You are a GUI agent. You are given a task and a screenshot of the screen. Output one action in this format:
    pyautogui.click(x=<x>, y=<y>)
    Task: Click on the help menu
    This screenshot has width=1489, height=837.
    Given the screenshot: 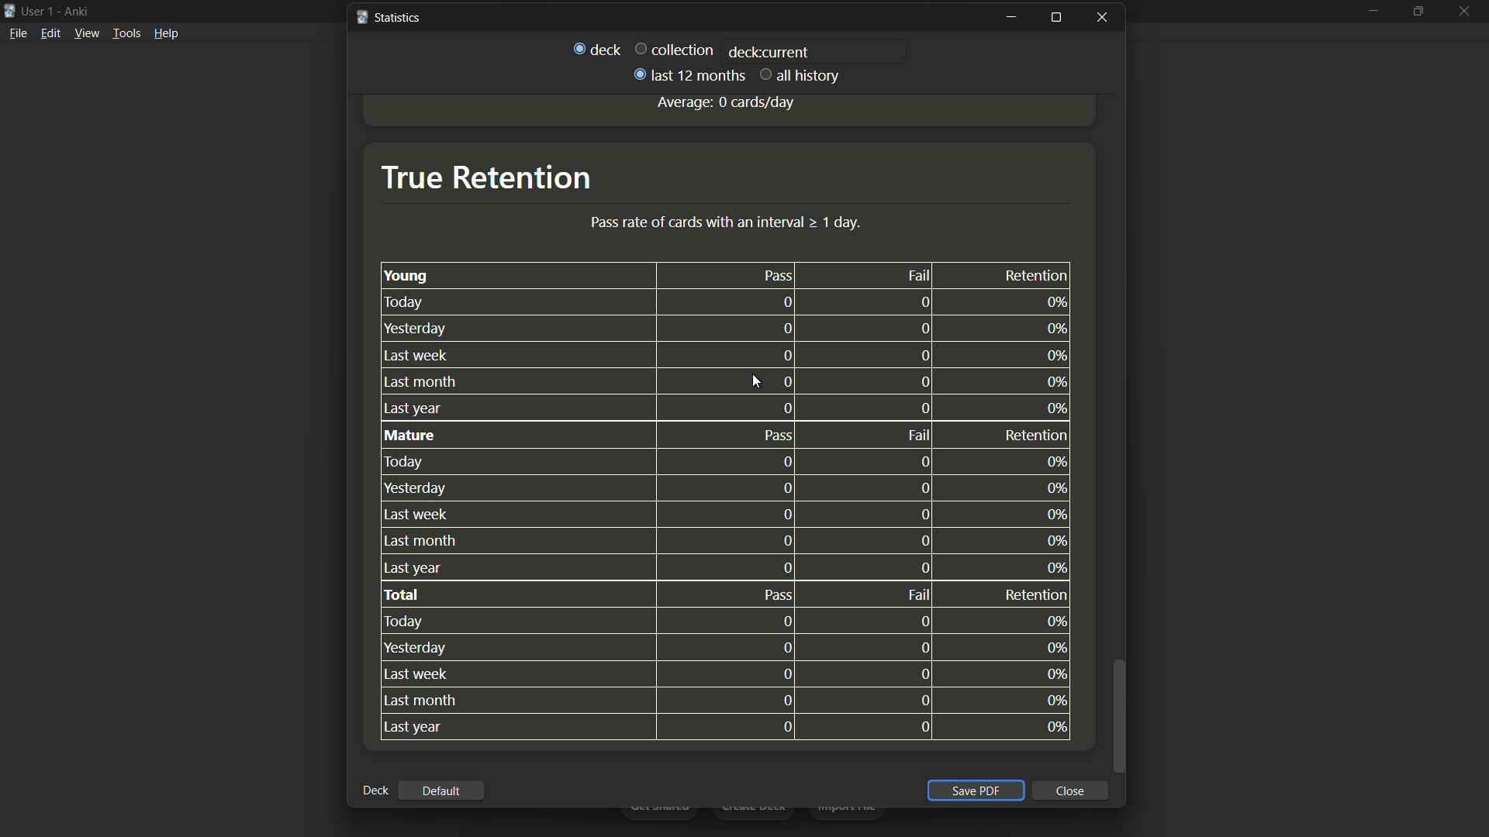 What is the action you would take?
    pyautogui.click(x=168, y=33)
    